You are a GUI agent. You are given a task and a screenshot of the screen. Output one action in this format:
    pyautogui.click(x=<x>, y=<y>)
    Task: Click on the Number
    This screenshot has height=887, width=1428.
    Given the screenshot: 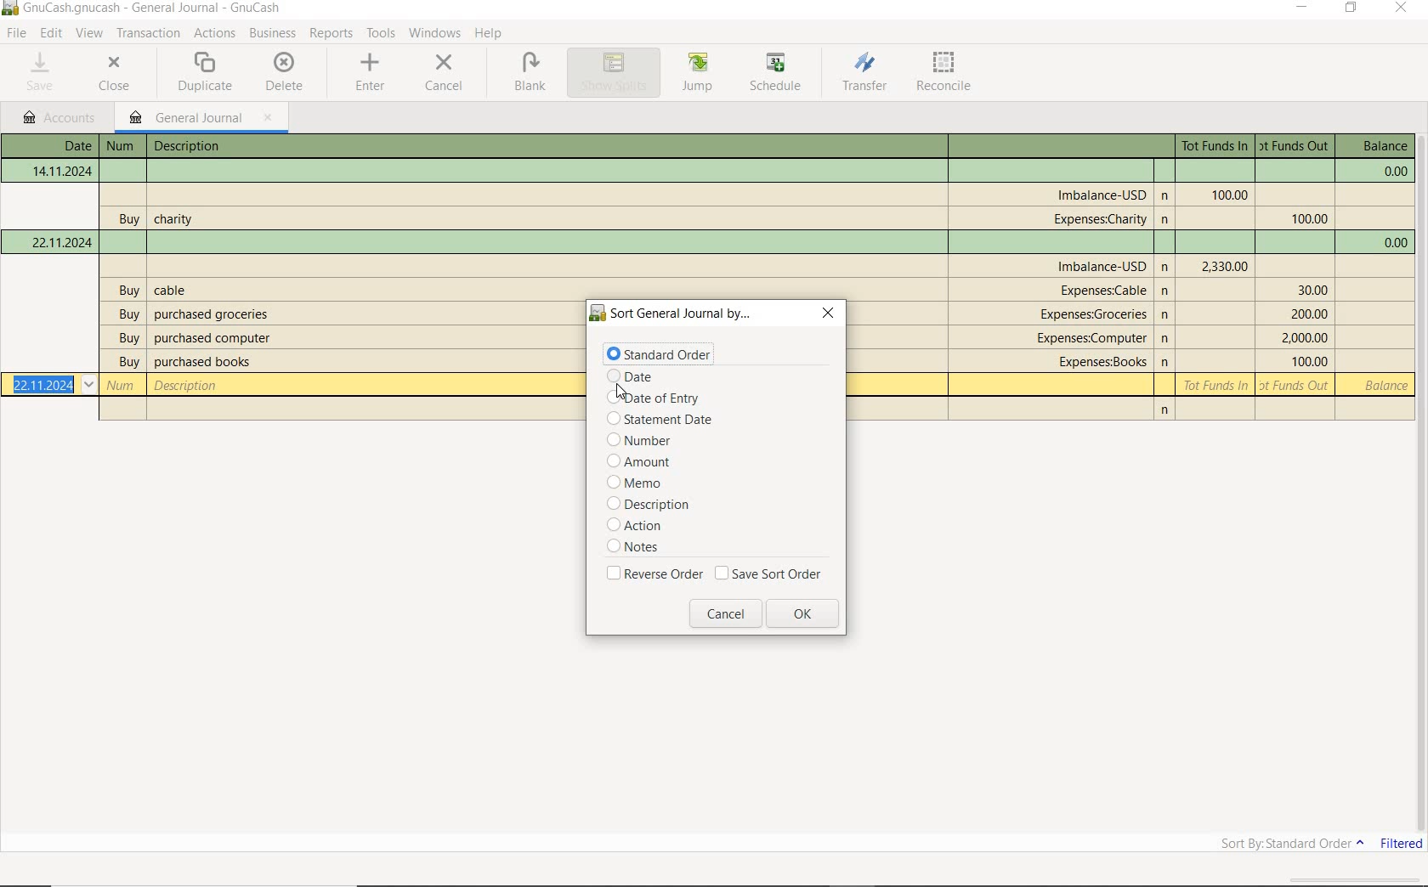 What is the action you would take?
    pyautogui.click(x=122, y=387)
    